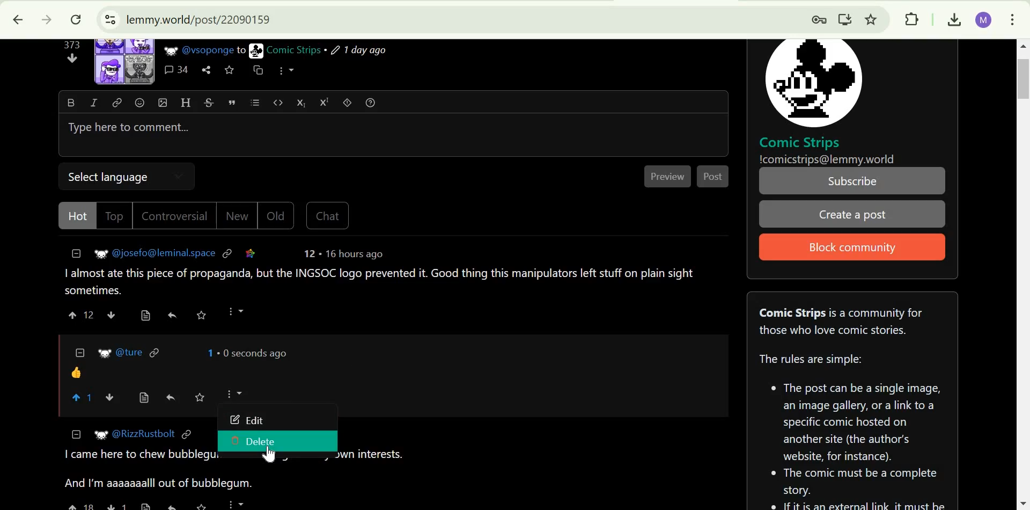 Image resolution: width=1030 pixels, height=510 pixels. What do you see at coordinates (348, 102) in the screenshot?
I see `spoiler` at bounding box center [348, 102].